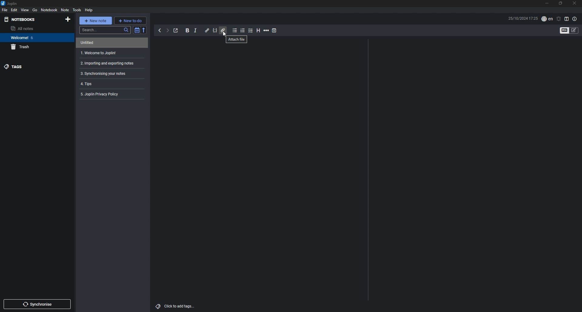  I want to click on heading, so click(258, 31).